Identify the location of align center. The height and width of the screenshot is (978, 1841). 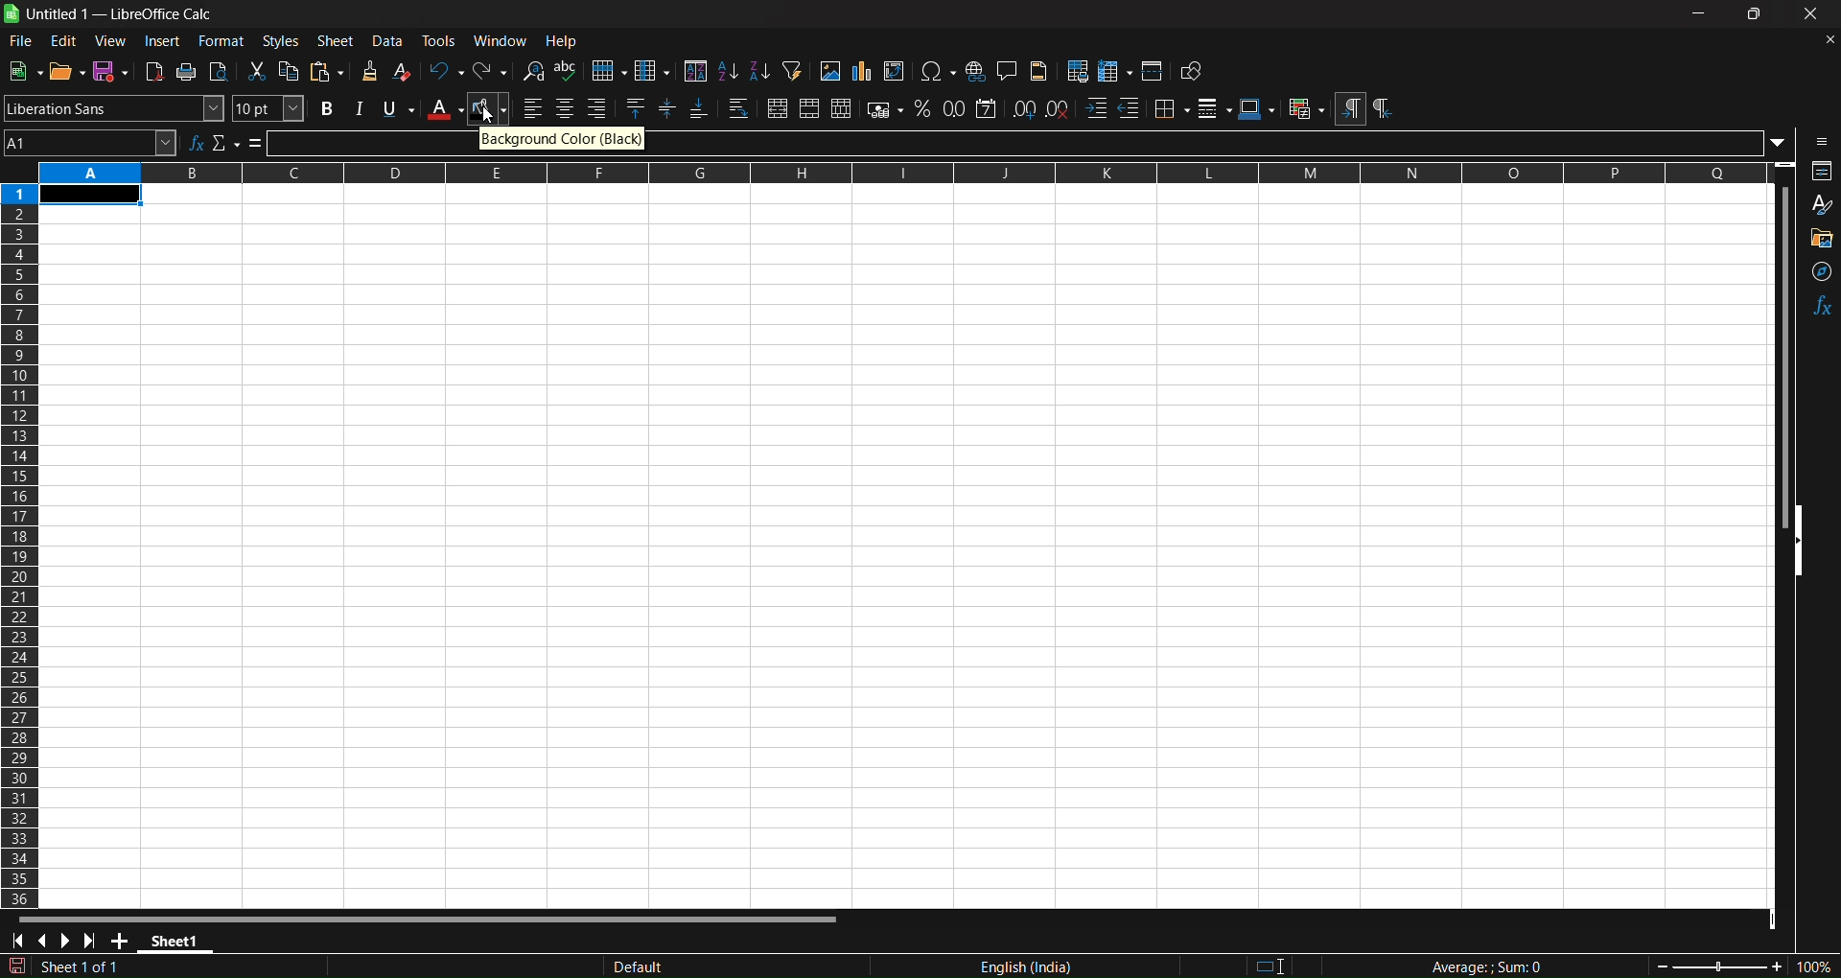
(567, 106).